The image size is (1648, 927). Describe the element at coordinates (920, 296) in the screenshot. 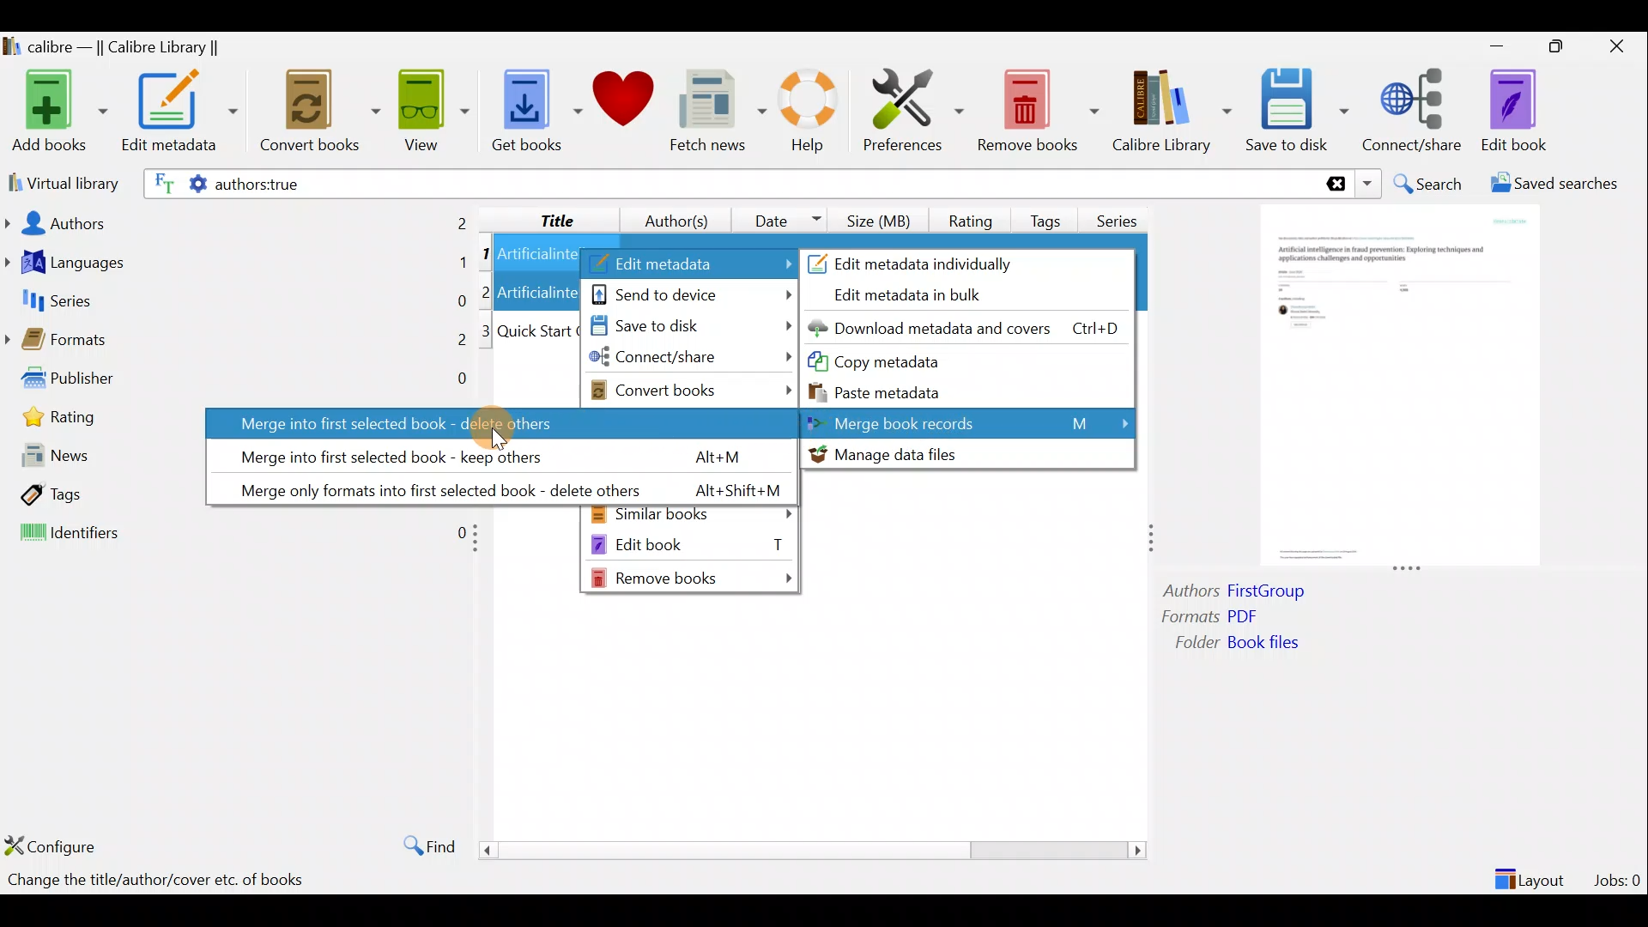

I see `Edit metadata in bulk` at that location.